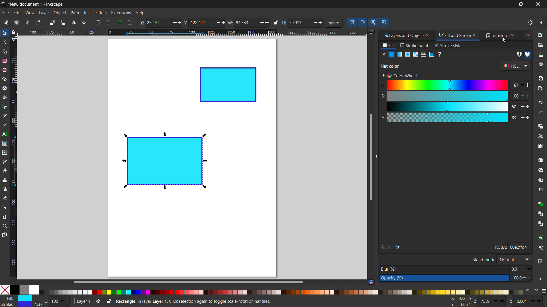 This screenshot has width=547, height=307. Describe the element at coordinates (5, 22) in the screenshot. I see `select all` at that location.